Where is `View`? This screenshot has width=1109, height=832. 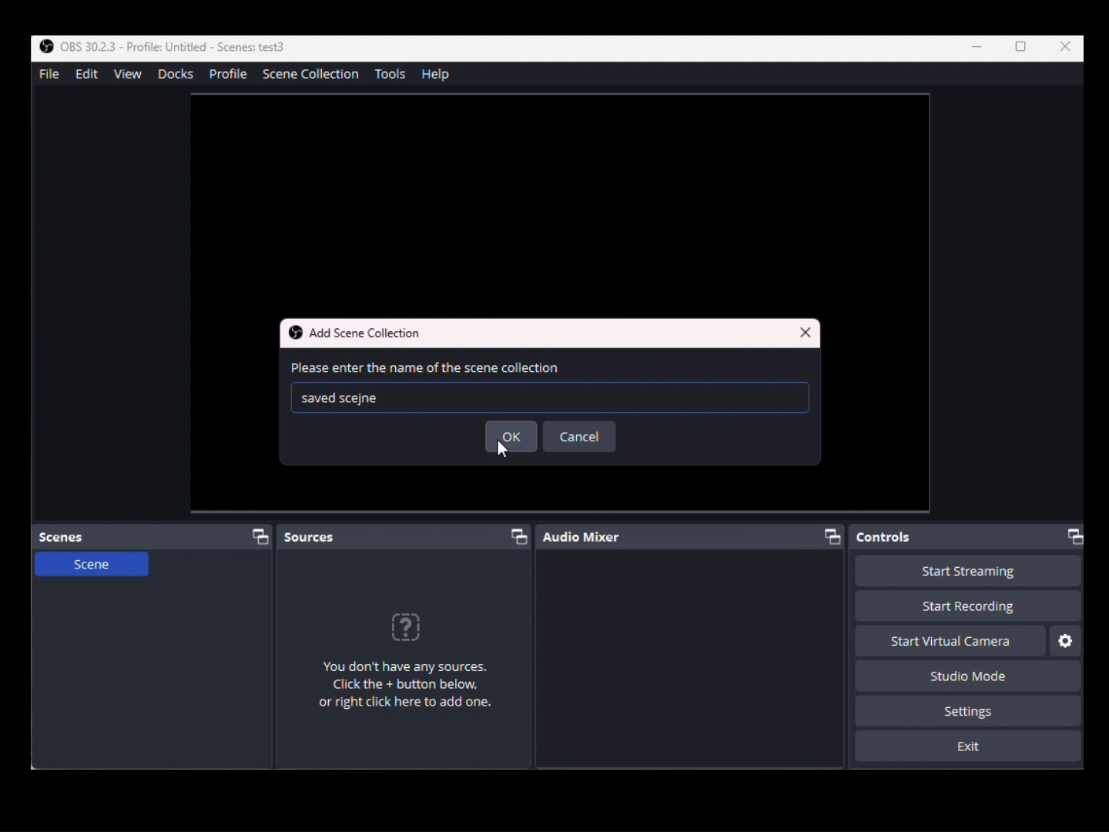 View is located at coordinates (131, 75).